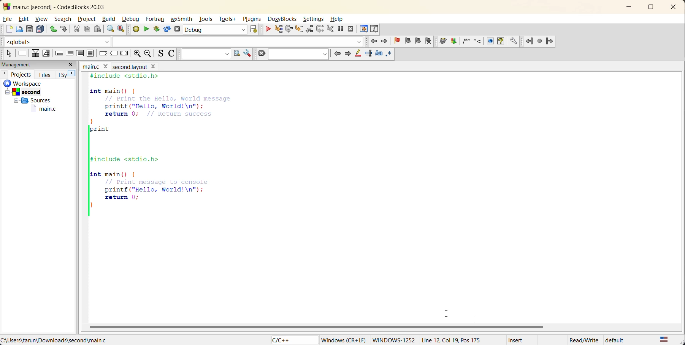 This screenshot has width=685, height=345. Describe the element at coordinates (446, 314) in the screenshot. I see `cursor` at that location.